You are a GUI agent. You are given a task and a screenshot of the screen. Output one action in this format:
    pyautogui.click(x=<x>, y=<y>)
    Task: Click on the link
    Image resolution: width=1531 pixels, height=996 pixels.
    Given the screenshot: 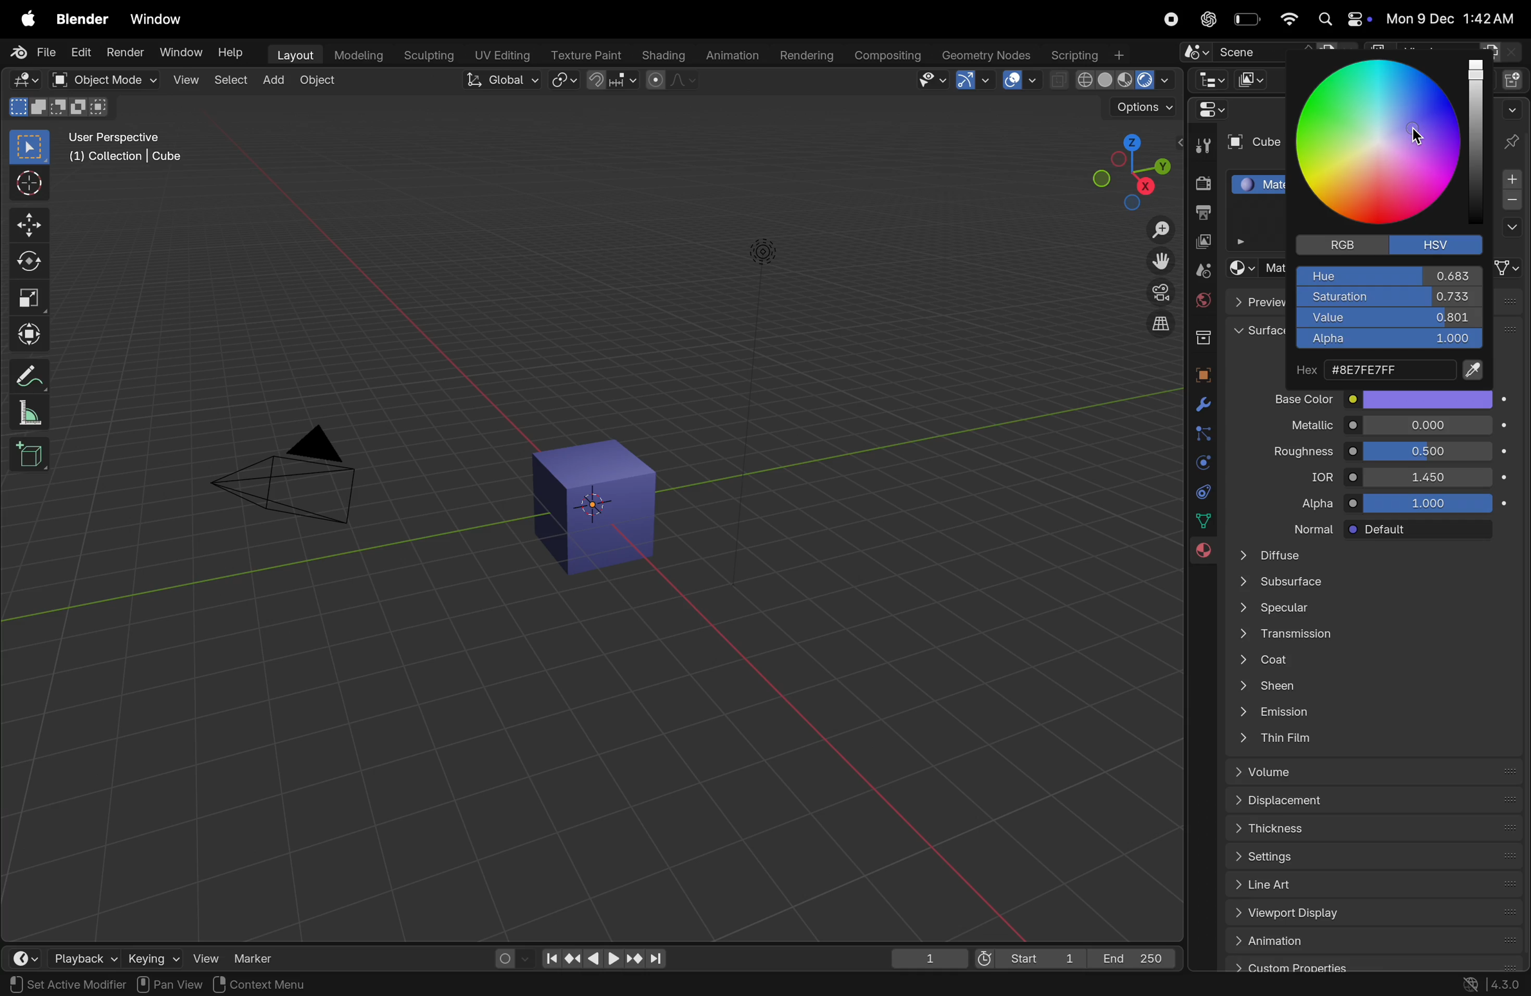 What is the action you would take?
    pyautogui.click(x=1508, y=268)
    